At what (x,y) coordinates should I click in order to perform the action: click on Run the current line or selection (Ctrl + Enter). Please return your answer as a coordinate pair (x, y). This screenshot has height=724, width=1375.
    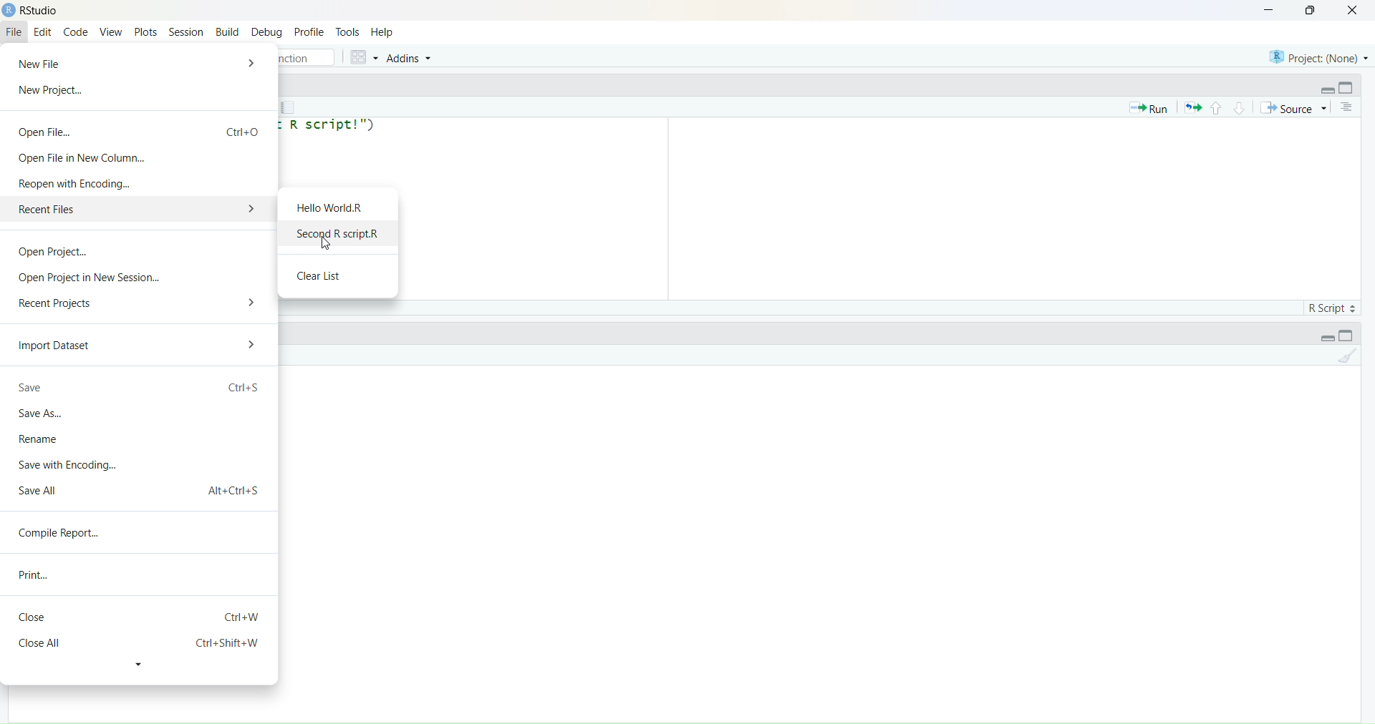
    Looking at the image, I should click on (1147, 107).